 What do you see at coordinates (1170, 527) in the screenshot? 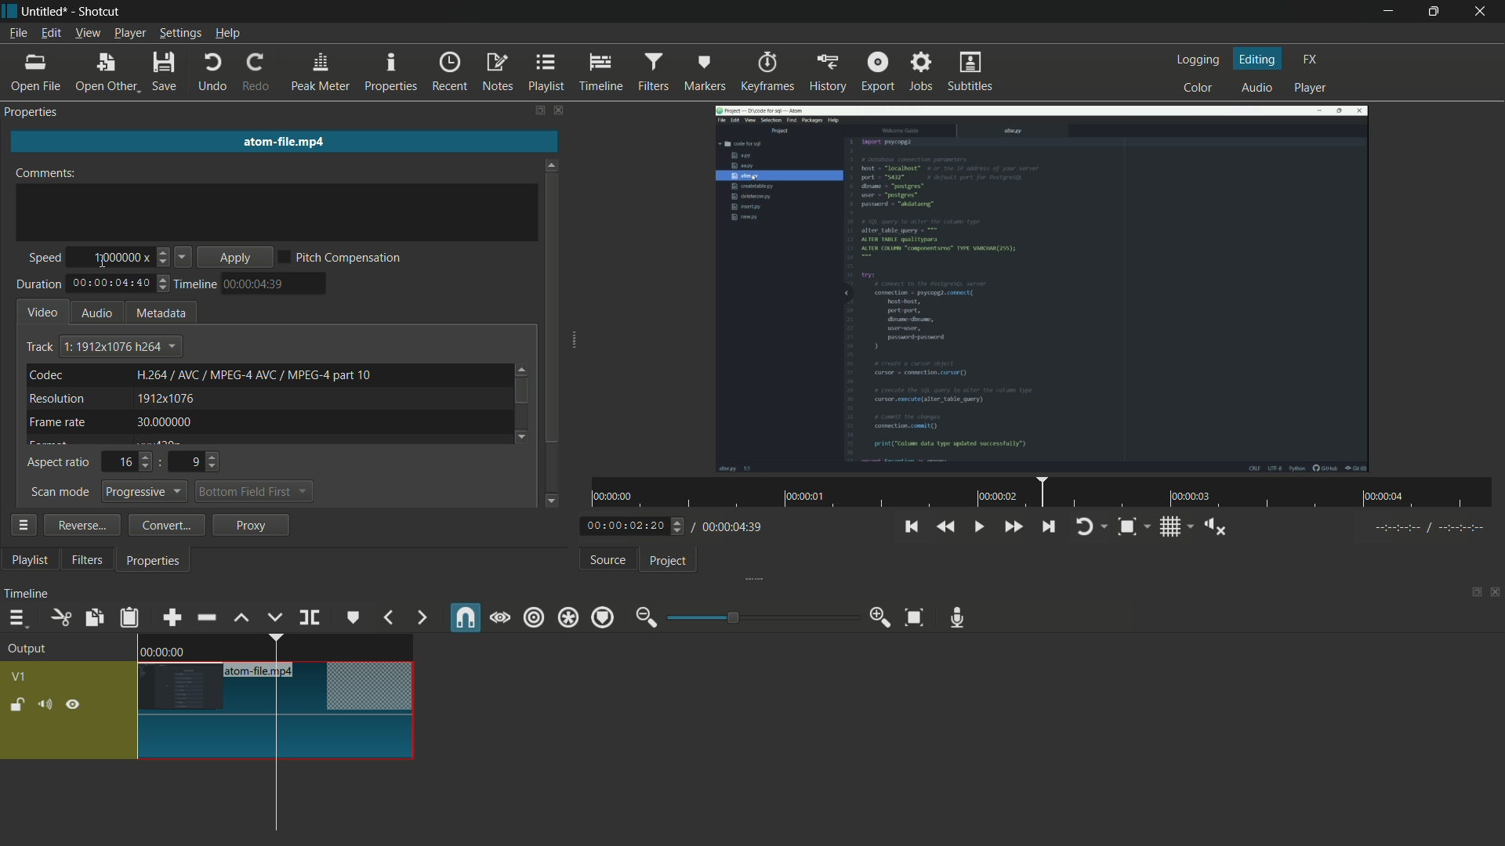
I see `toggle grid` at bounding box center [1170, 527].